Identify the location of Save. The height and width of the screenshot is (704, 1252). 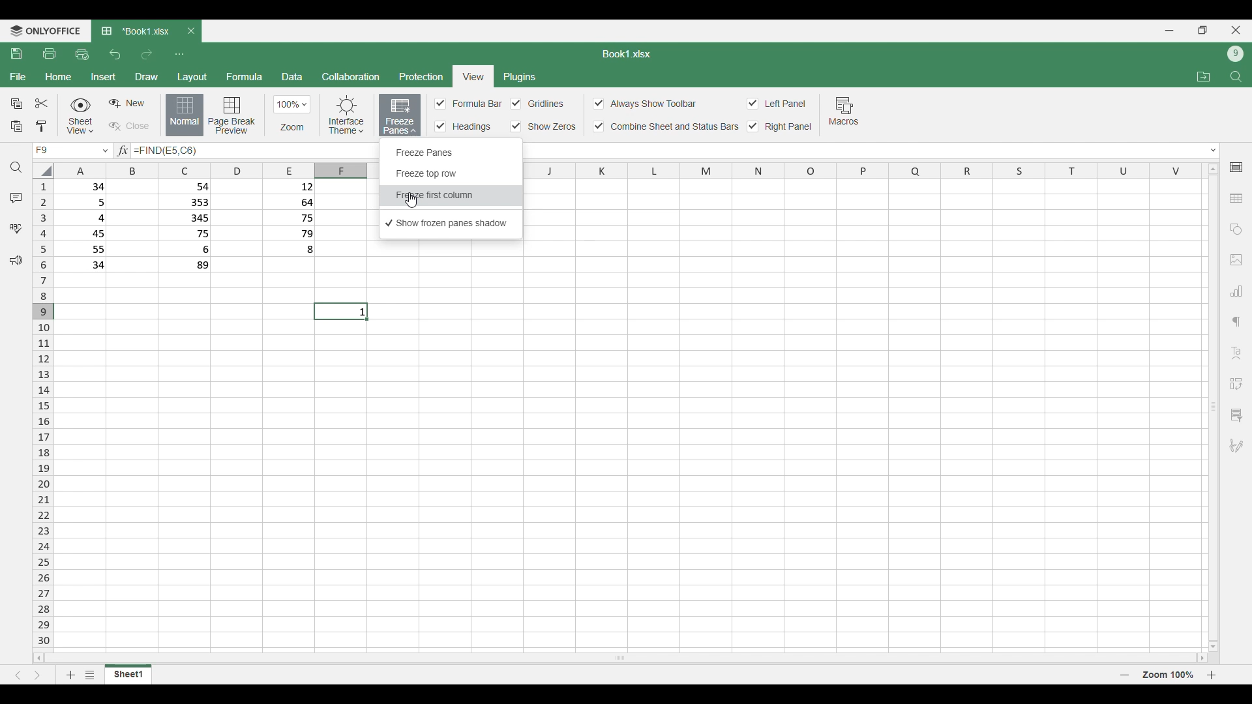
(17, 54).